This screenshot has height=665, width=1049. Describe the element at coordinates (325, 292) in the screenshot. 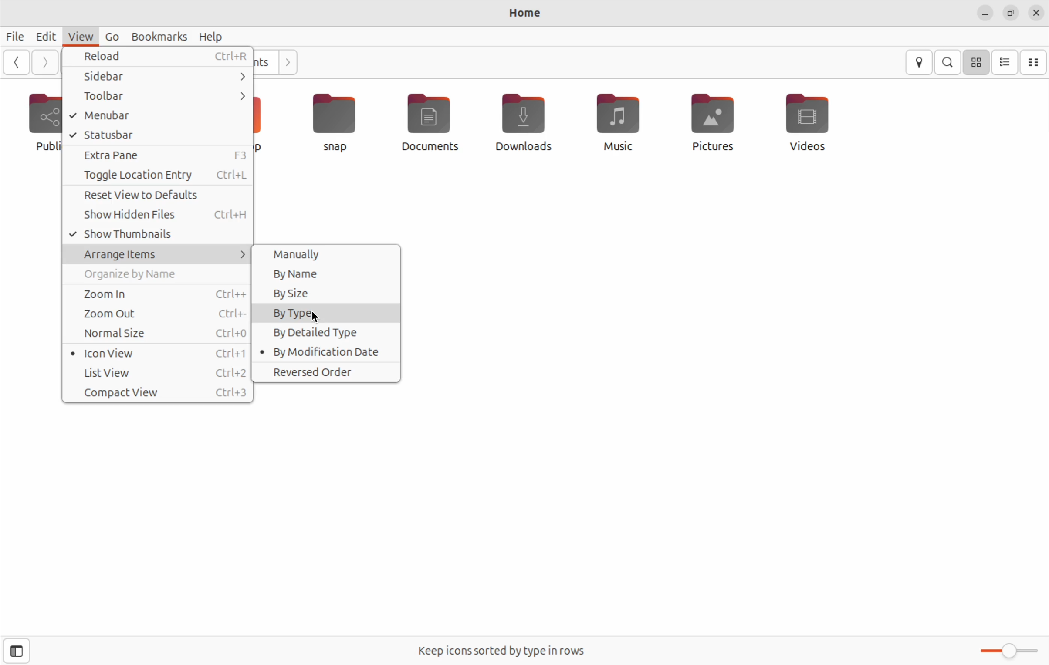

I see `by size` at that location.